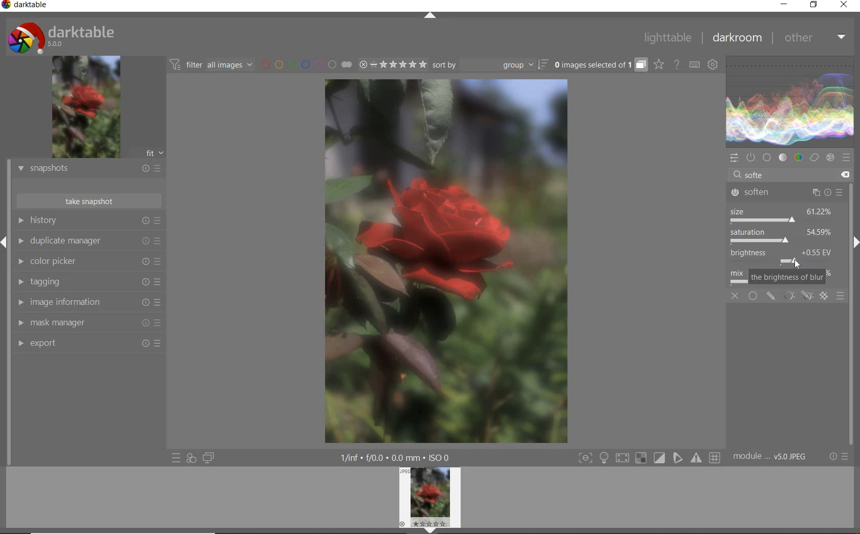 This screenshot has width=860, height=534. I want to click on the brightness of blur, so click(787, 278).